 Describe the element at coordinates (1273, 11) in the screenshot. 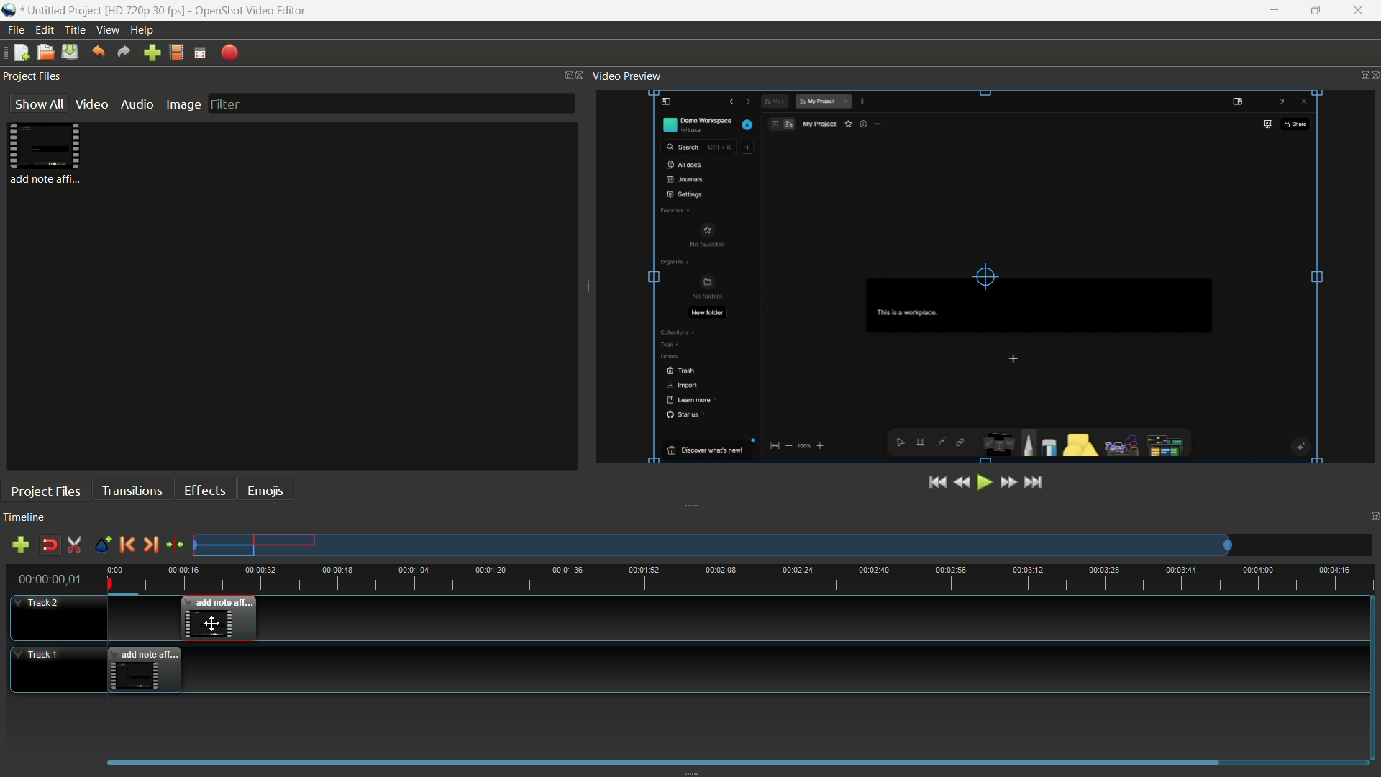

I see `minimize` at that location.